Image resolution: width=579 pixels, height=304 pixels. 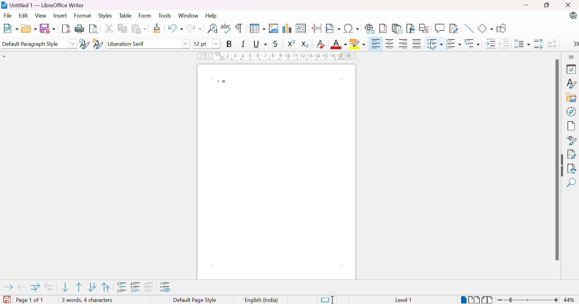 I want to click on Drop down, so click(x=186, y=43).